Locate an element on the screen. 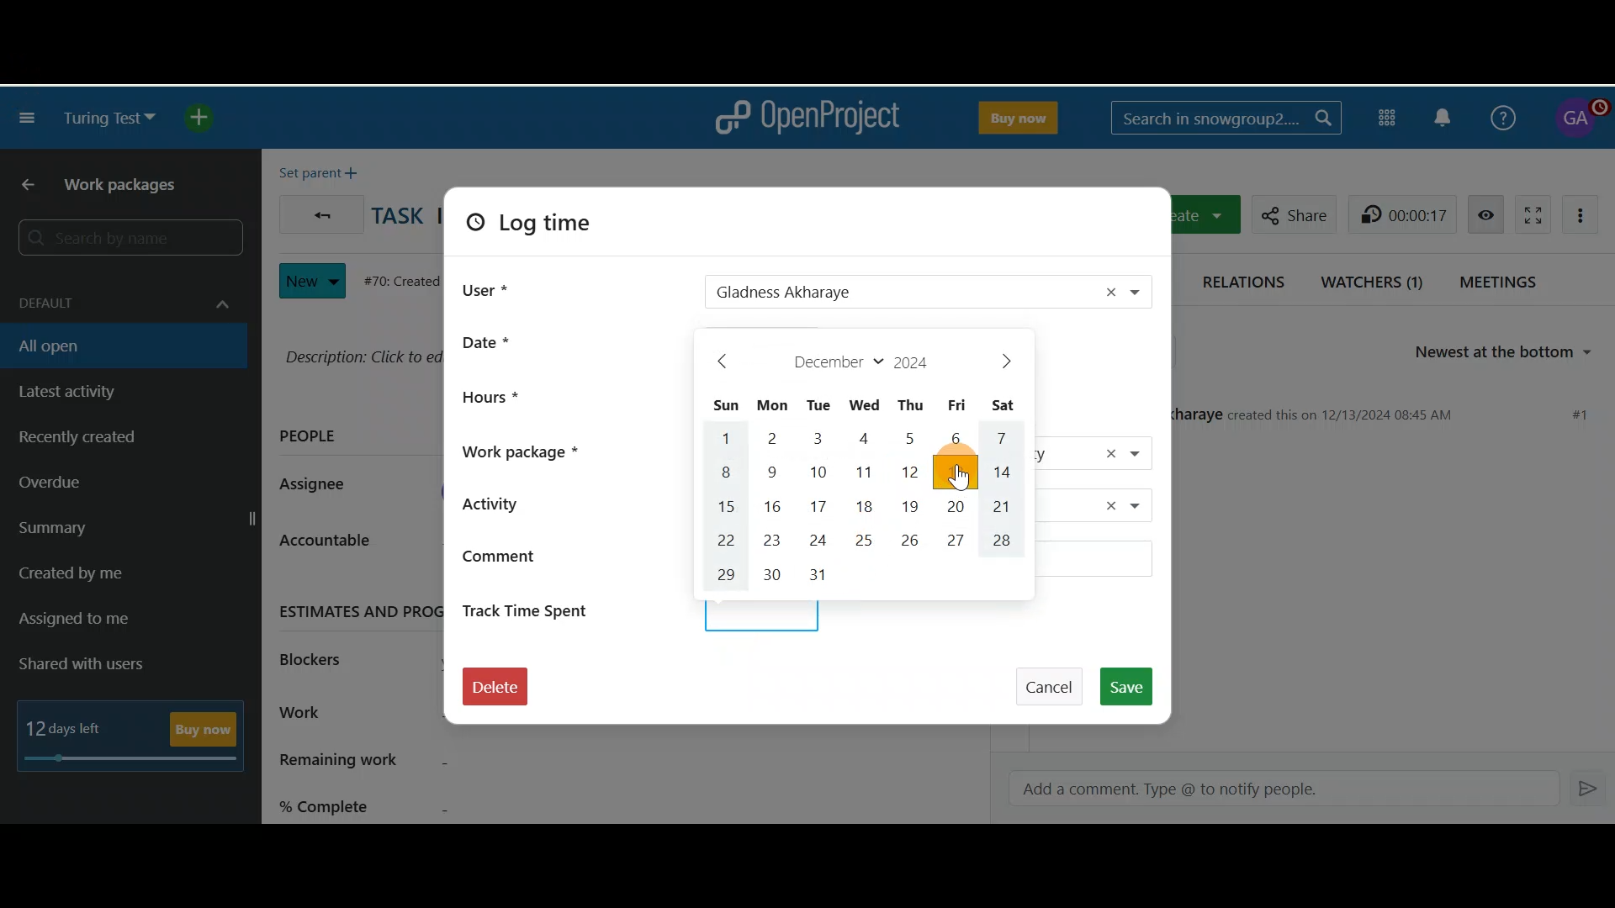  Track time spent is located at coordinates (551, 606).